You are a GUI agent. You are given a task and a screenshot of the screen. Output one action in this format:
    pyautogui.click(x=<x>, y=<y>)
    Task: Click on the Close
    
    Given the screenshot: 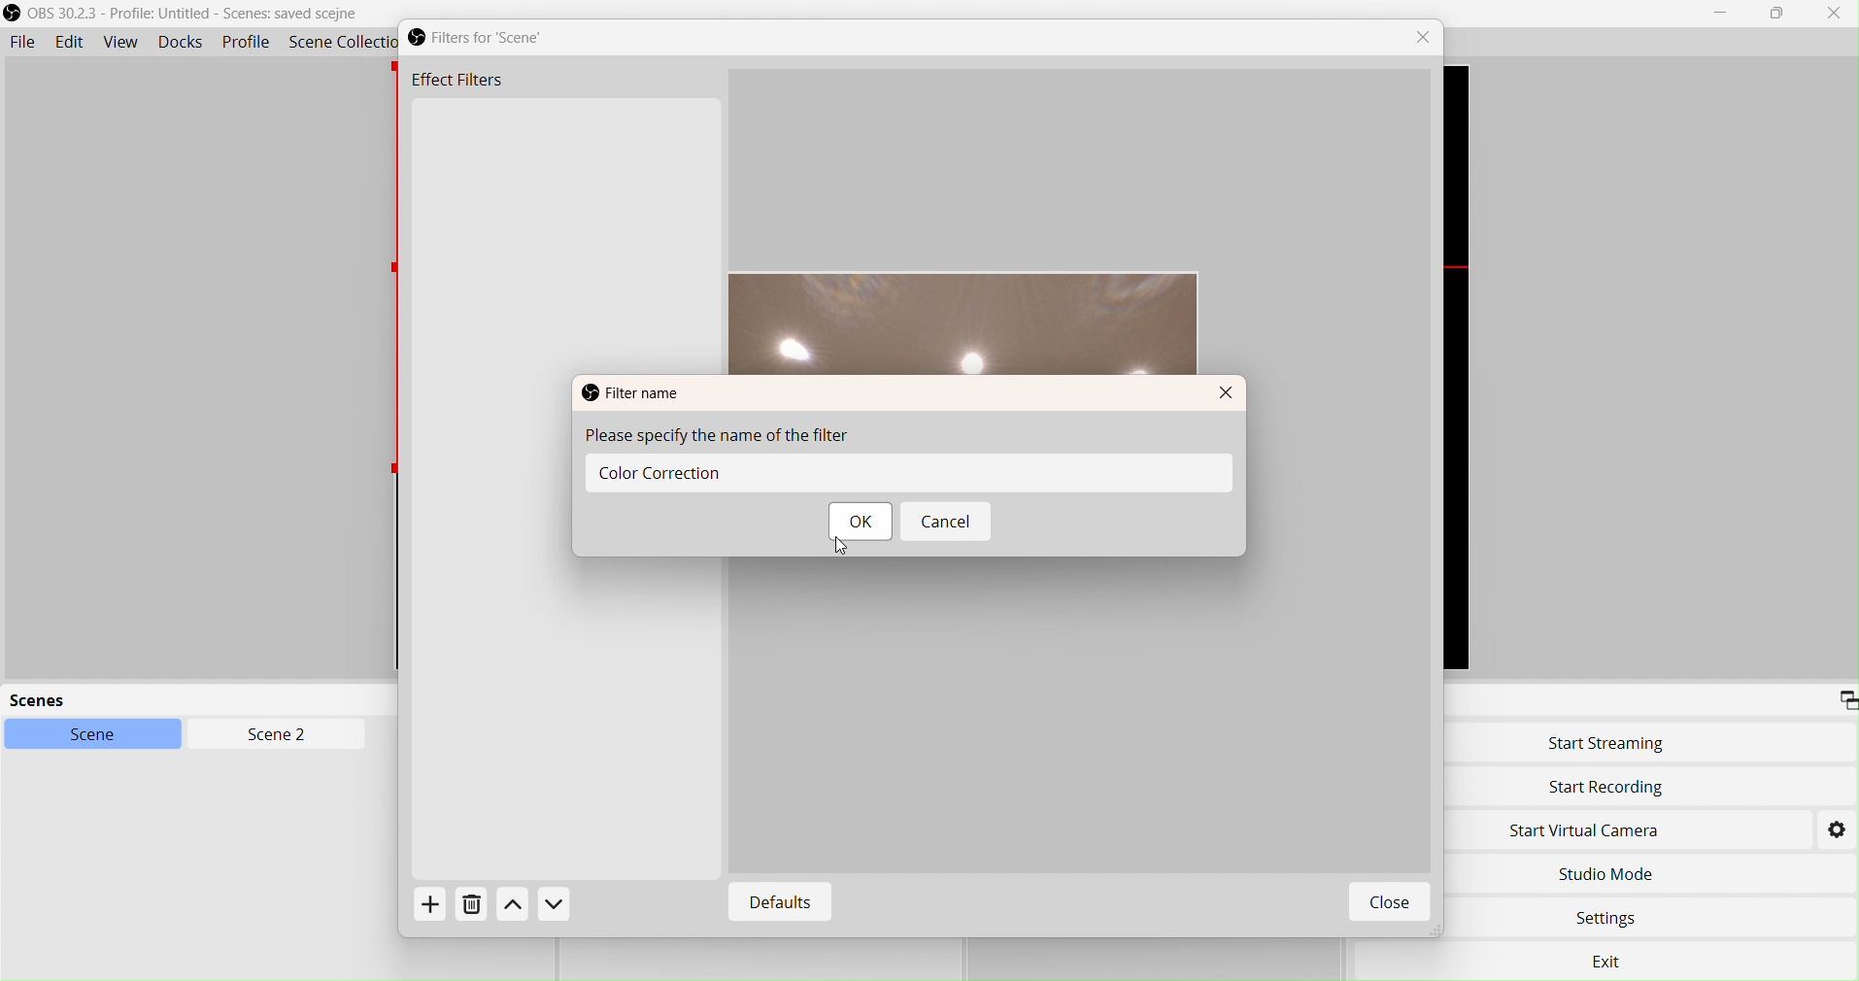 What is the action you would take?
    pyautogui.click(x=1387, y=904)
    